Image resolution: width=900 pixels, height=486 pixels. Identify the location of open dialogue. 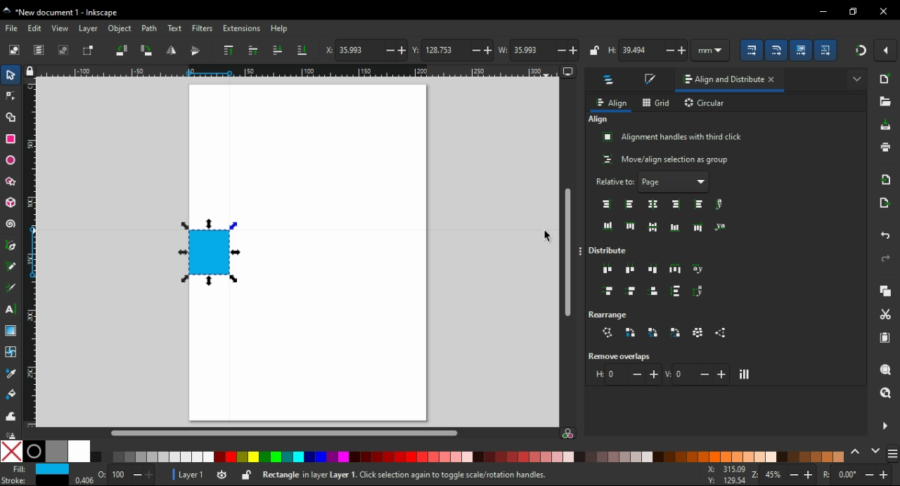
(883, 103).